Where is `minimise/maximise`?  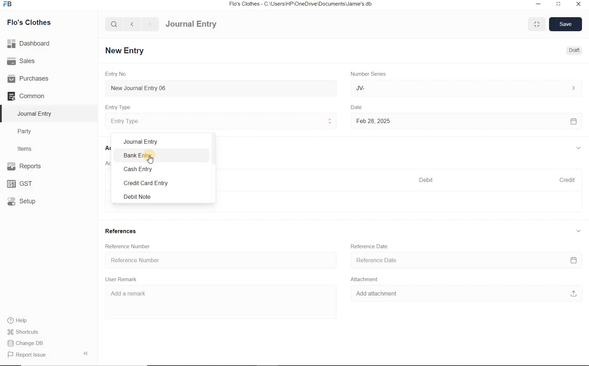 minimise/maximise is located at coordinates (537, 25).